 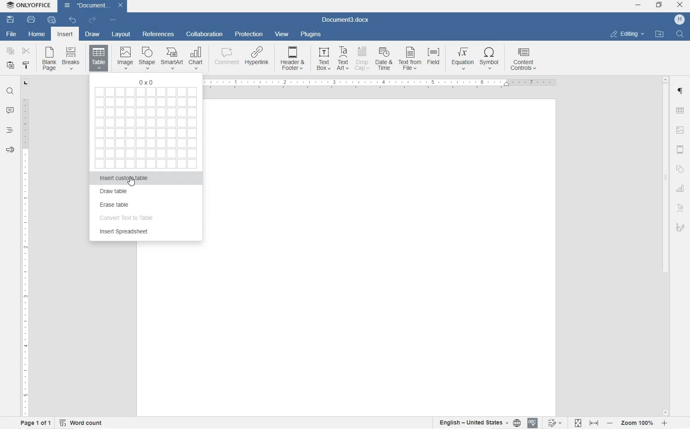 I want to click on FEEDBACK & SUPPORT, so click(x=9, y=150).